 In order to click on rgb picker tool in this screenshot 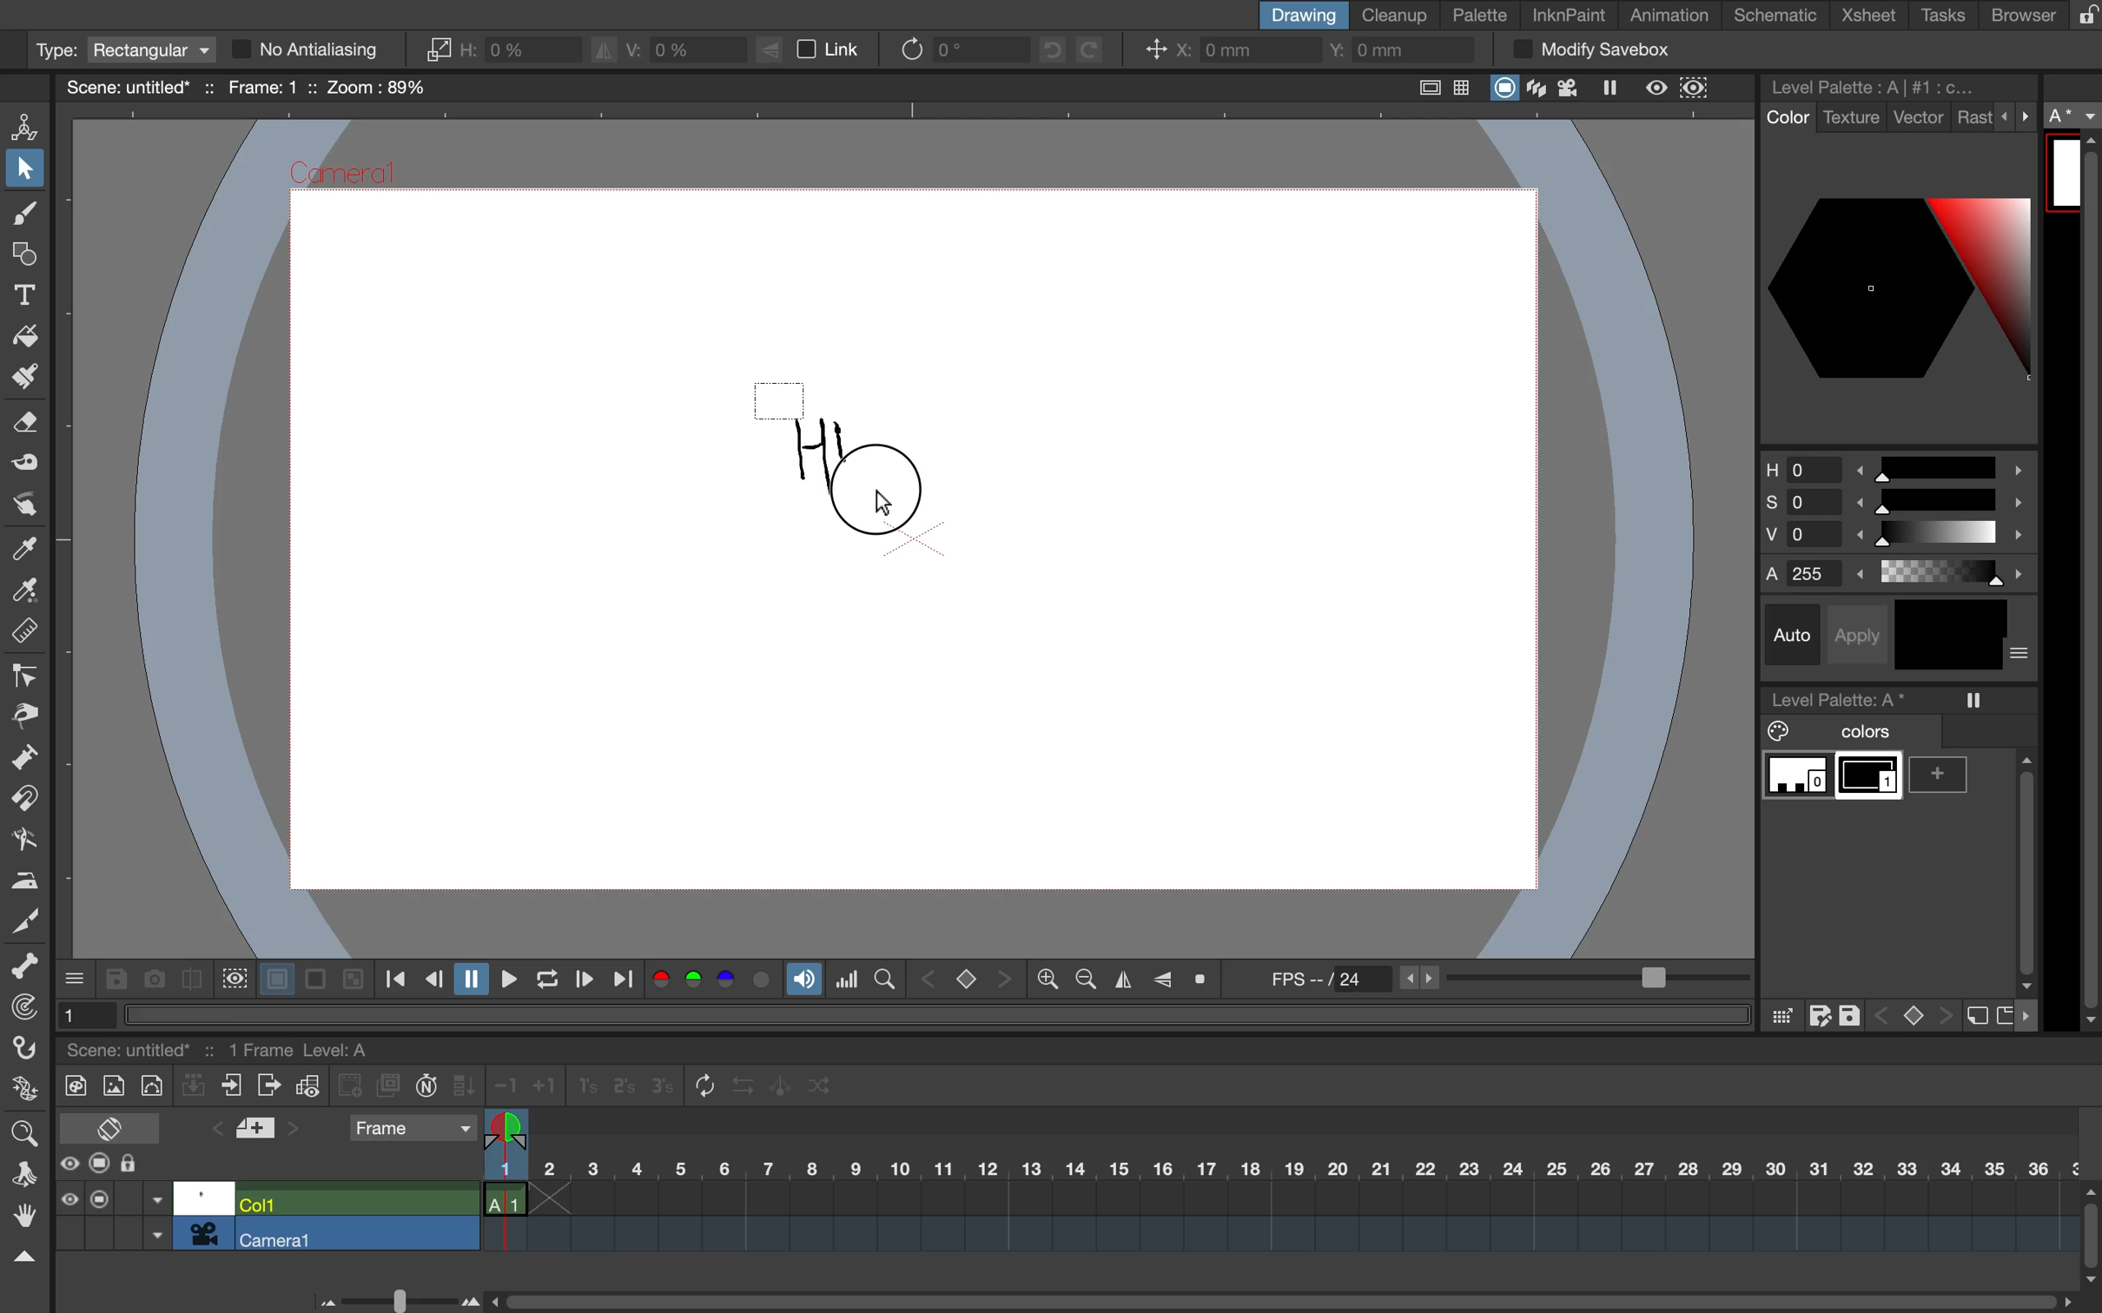, I will do `click(21, 591)`.